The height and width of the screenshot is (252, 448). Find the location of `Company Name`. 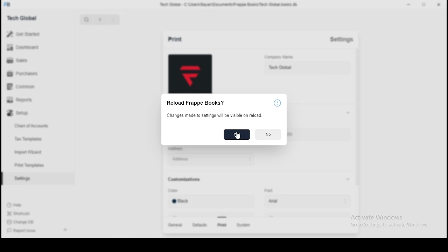

Company Name is located at coordinates (290, 57).